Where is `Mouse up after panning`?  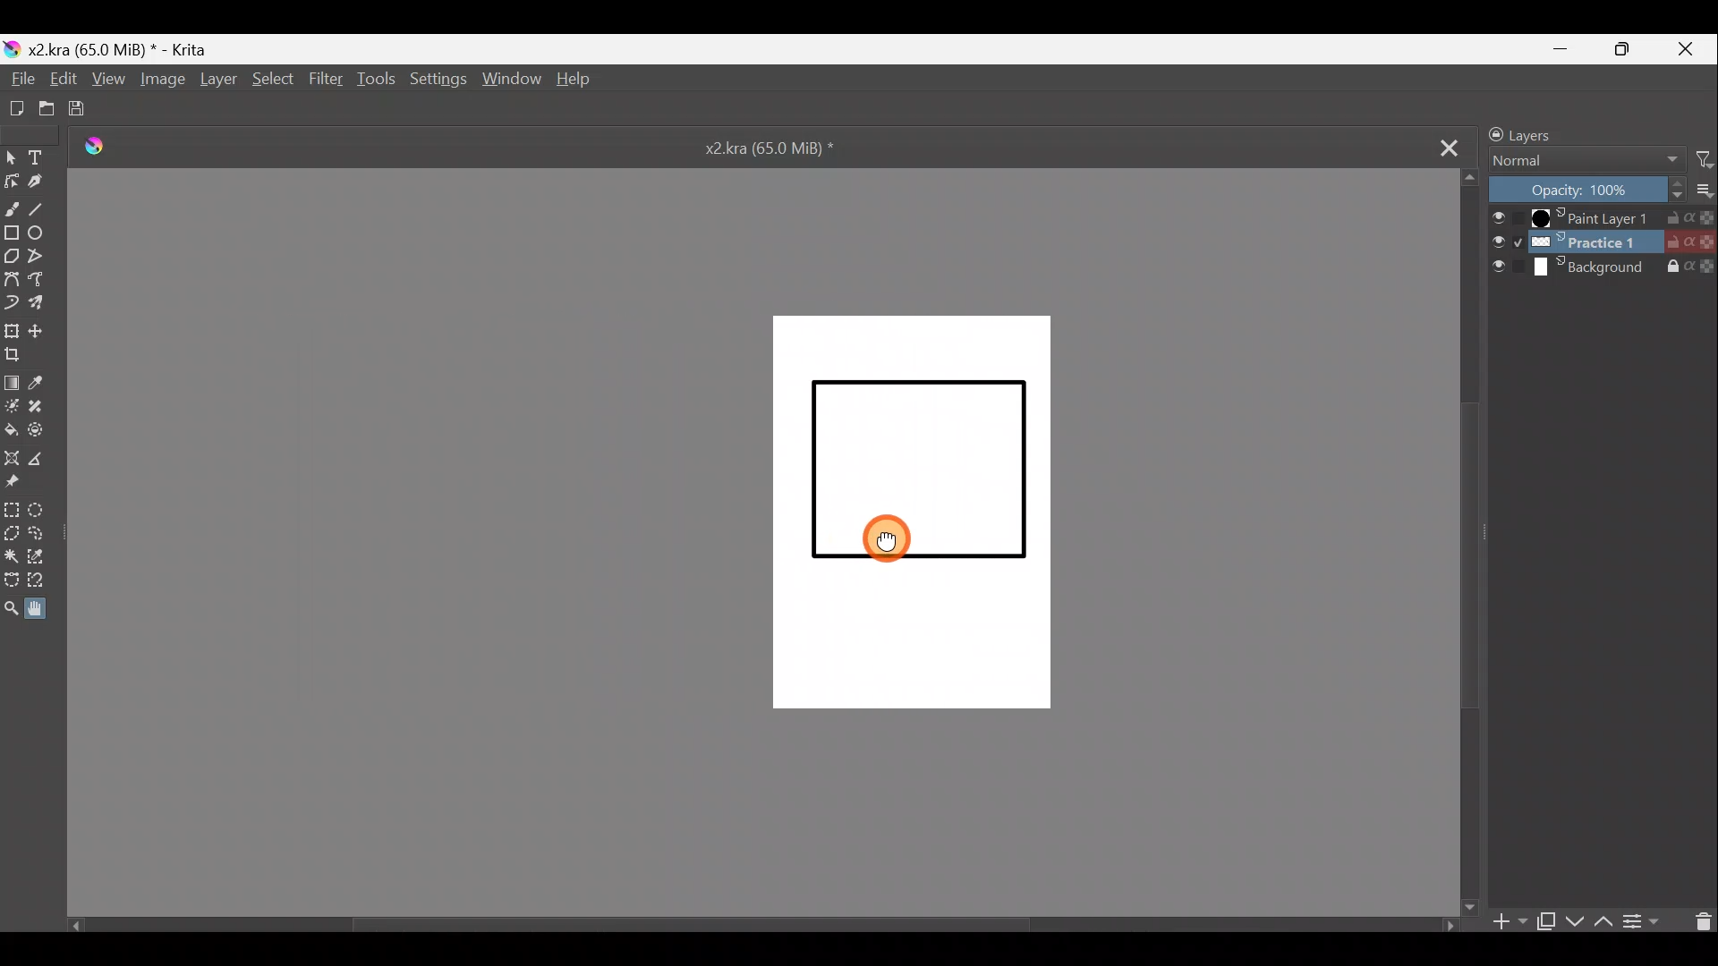
Mouse up after panning is located at coordinates (900, 539).